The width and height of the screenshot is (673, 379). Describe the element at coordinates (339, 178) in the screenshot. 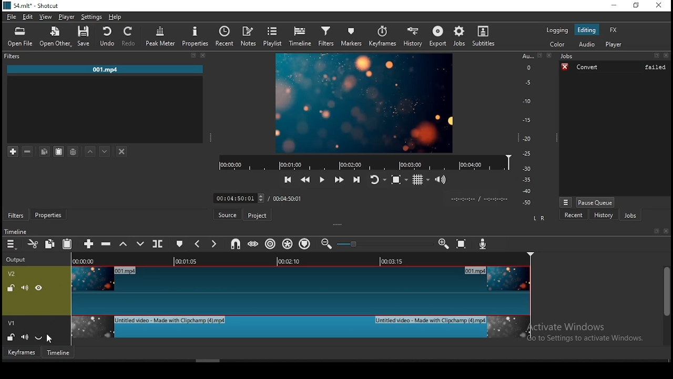

I see `play quickly forwards` at that location.